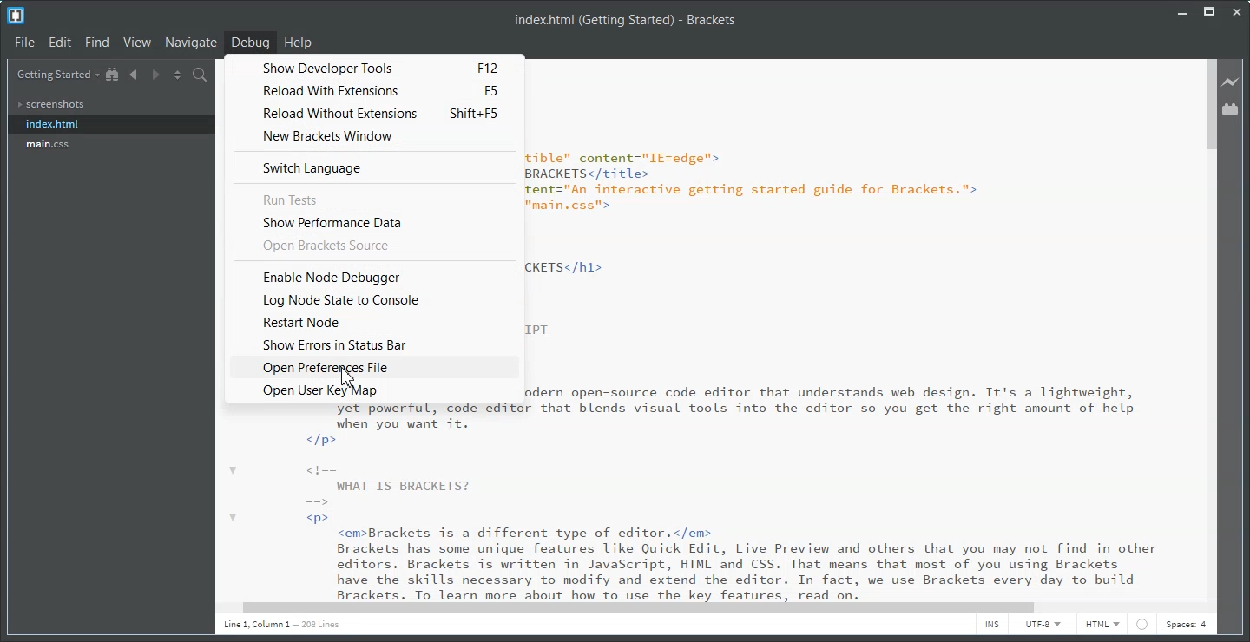 The width and height of the screenshot is (1250, 642). What do you see at coordinates (299, 42) in the screenshot?
I see `Help` at bounding box center [299, 42].